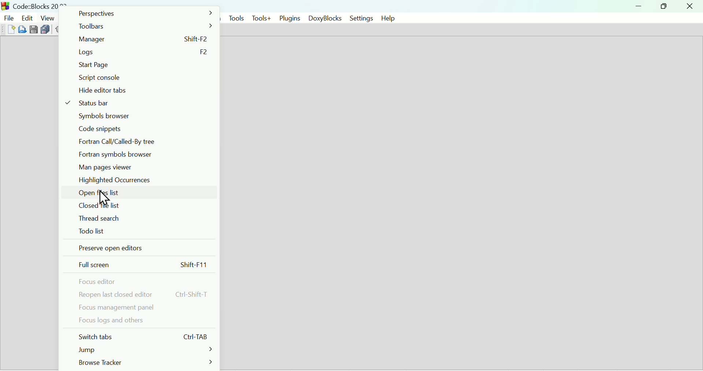 The width and height of the screenshot is (703, 371). Describe the element at coordinates (141, 103) in the screenshot. I see `Status bar` at that location.